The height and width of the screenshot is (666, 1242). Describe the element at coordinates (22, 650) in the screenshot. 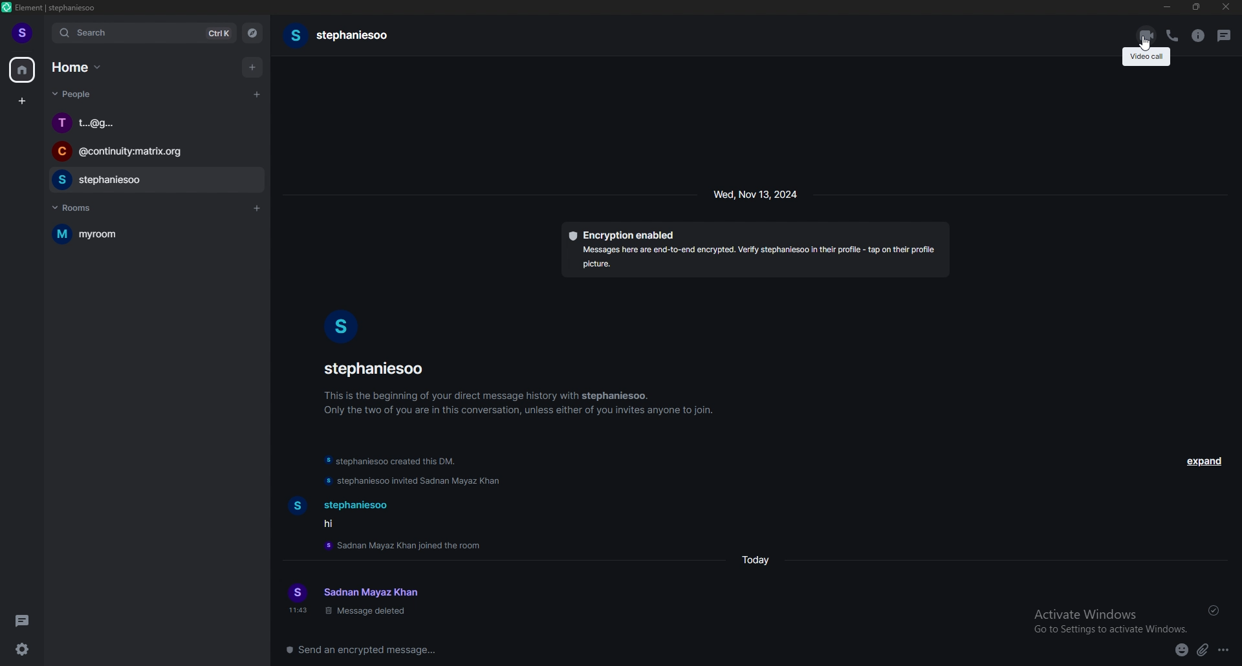

I see `settings` at that location.